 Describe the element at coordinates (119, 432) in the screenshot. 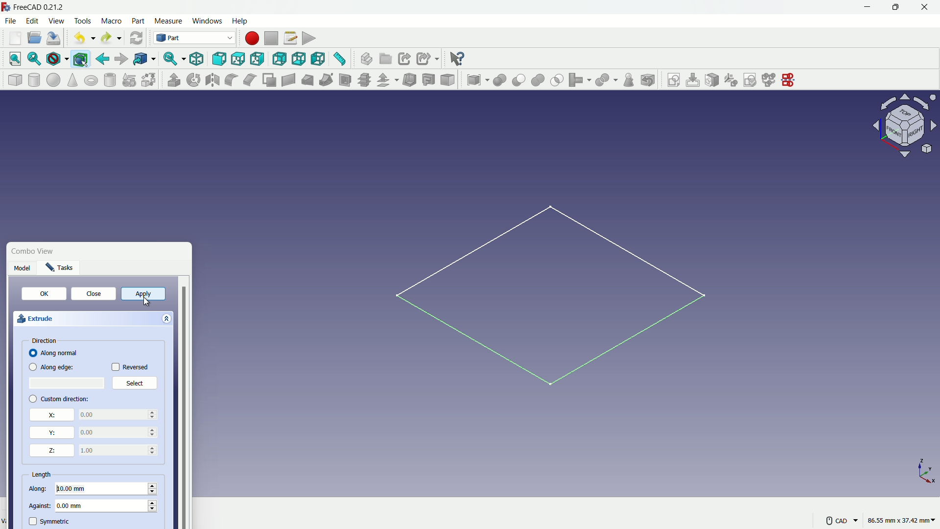

I see `0.00` at that location.